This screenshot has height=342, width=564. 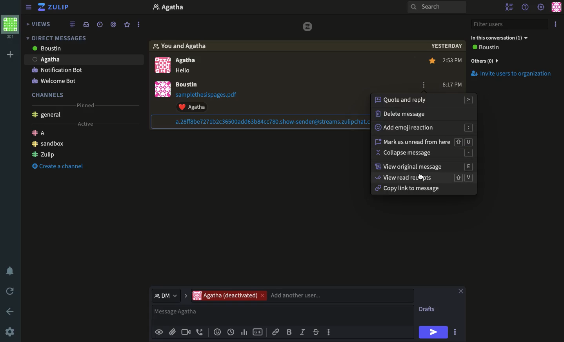 I want to click on Refresh, so click(x=11, y=290).